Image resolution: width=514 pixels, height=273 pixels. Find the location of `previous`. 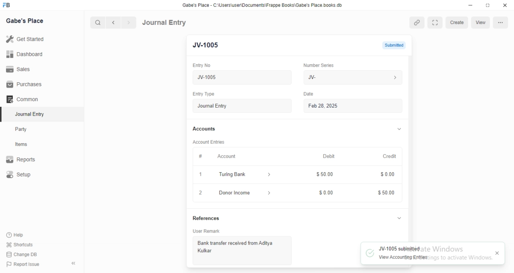

previous is located at coordinates (112, 22).